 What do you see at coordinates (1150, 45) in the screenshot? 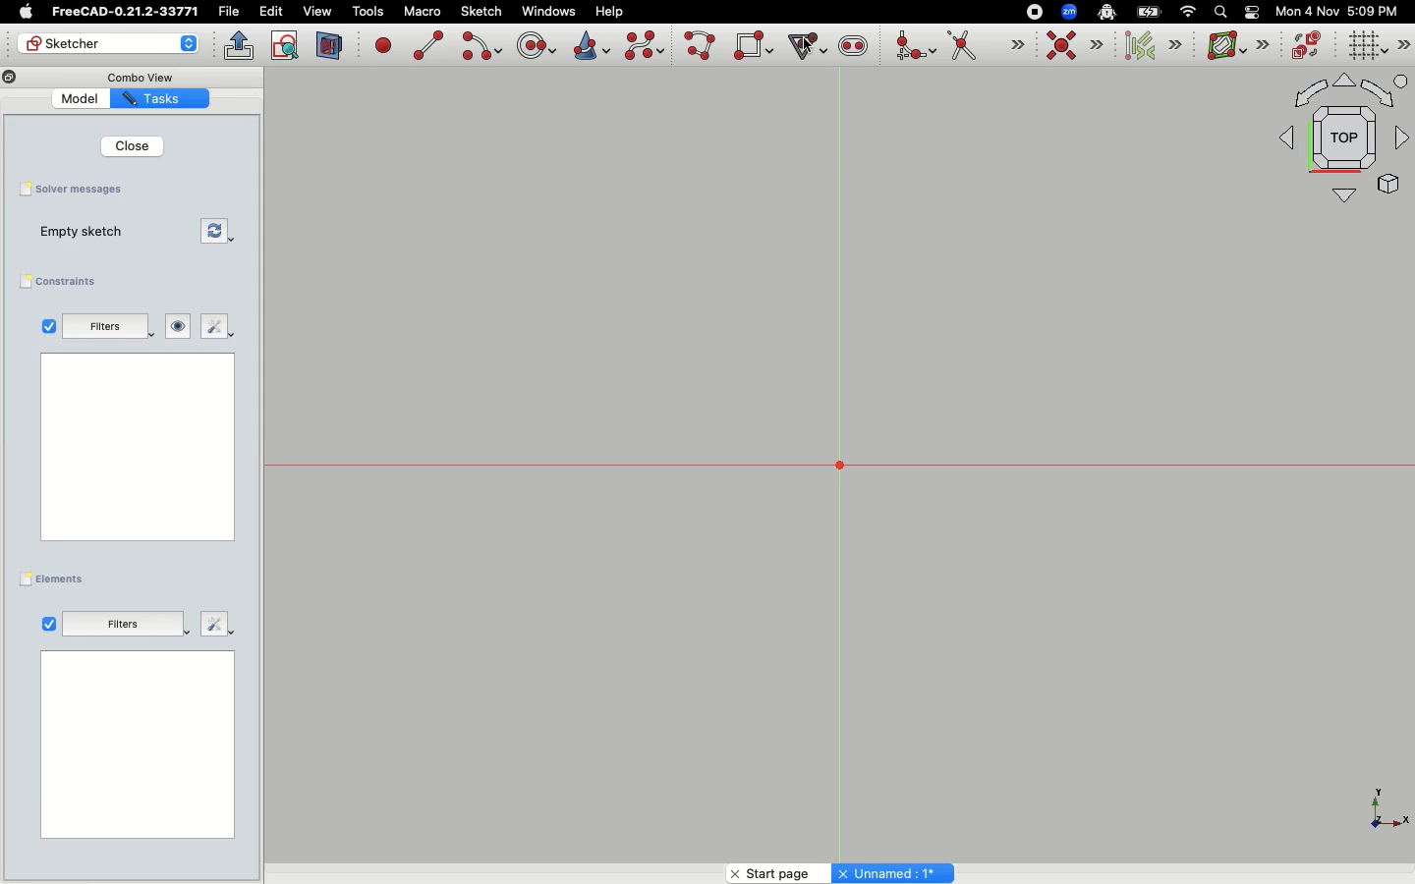
I see `Select associated constraints` at bounding box center [1150, 45].